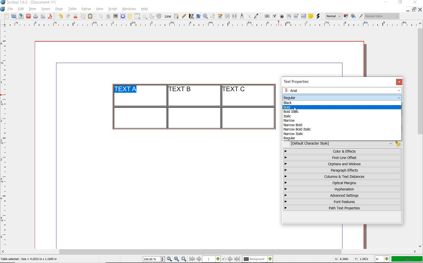  What do you see at coordinates (267, 16) in the screenshot?
I see `pdf push button` at bounding box center [267, 16].